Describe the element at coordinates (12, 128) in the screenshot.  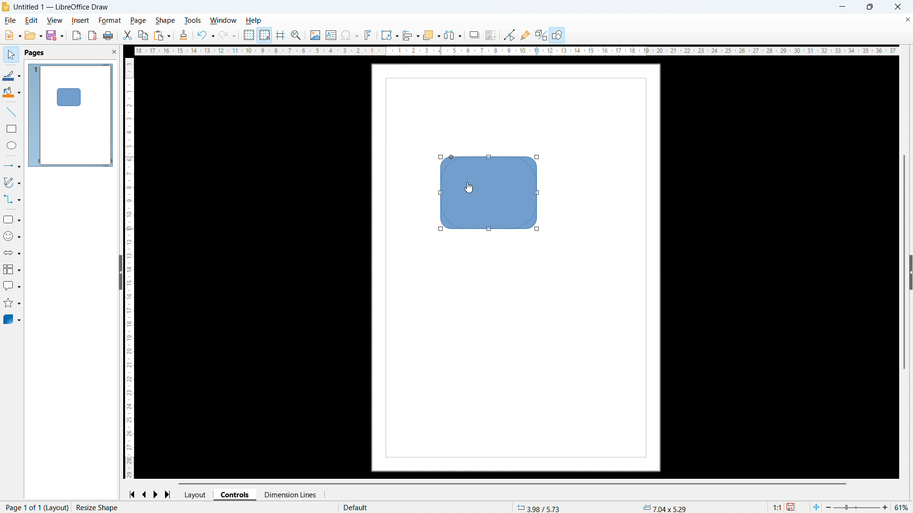
I see `Rectangle tool ` at that location.